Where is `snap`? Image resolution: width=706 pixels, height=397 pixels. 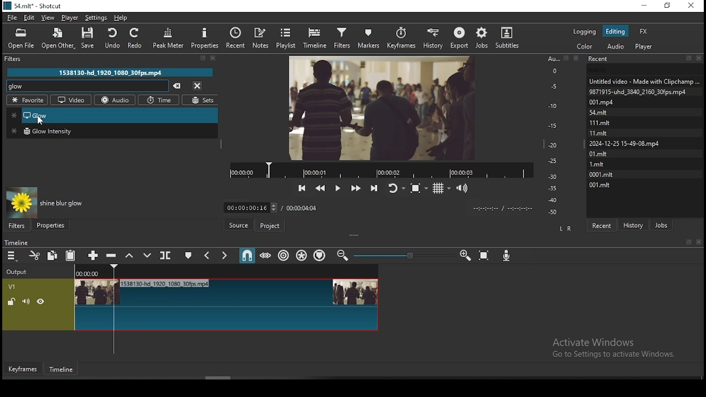
snap is located at coordinates (247, 256).